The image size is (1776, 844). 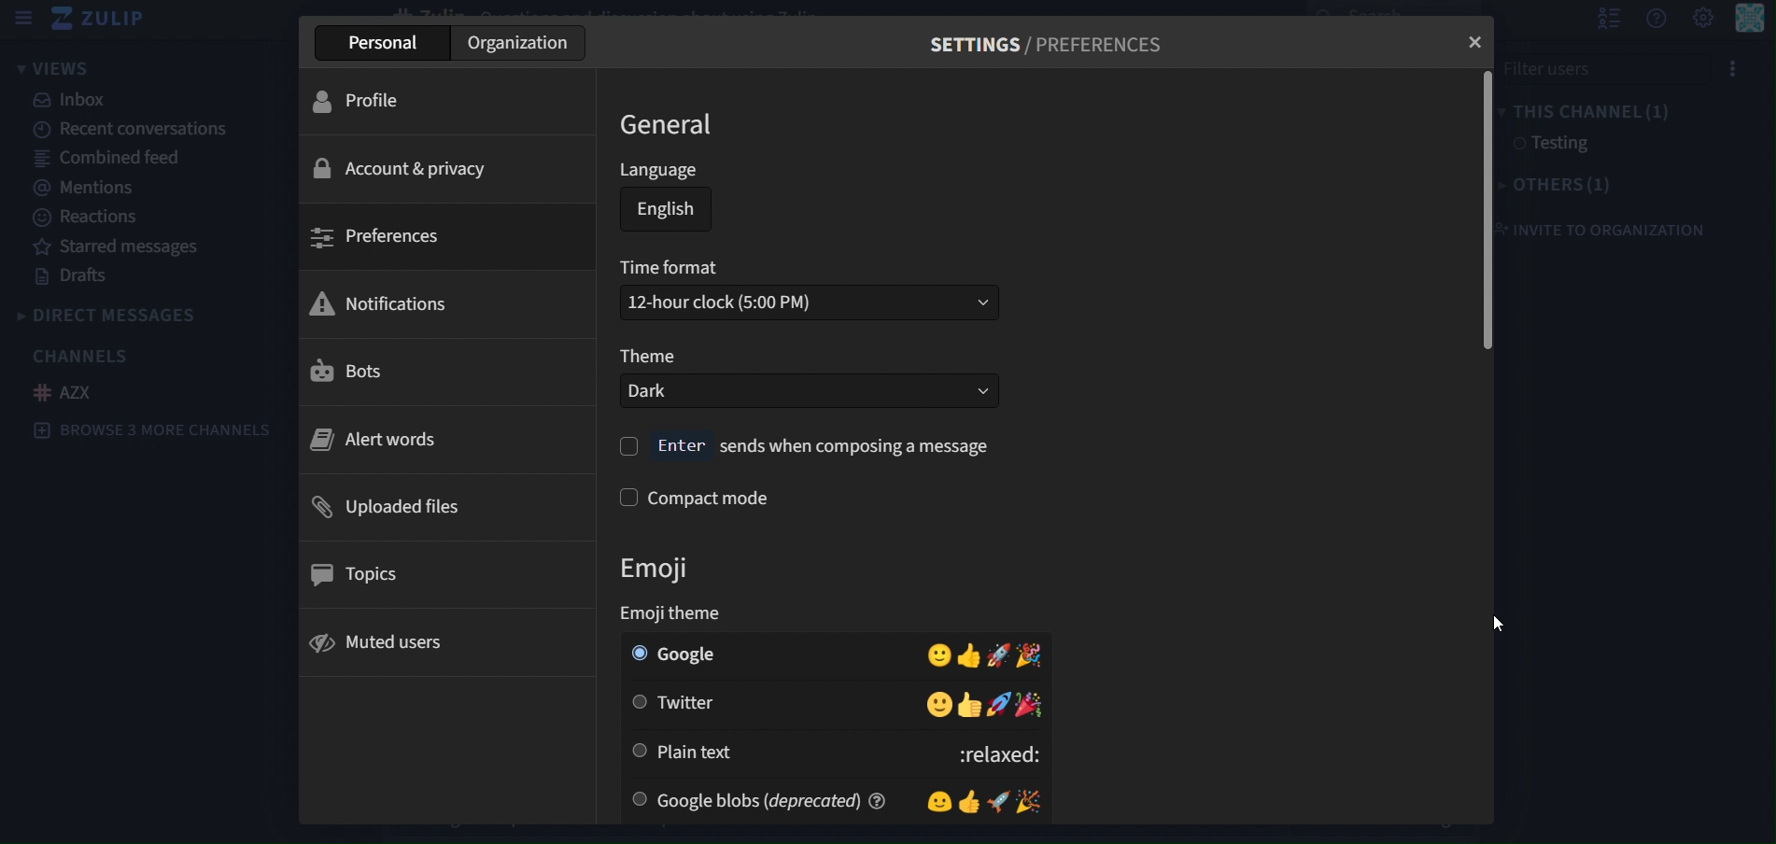 I want to click on recent conversations, so click(x=136, y=129).